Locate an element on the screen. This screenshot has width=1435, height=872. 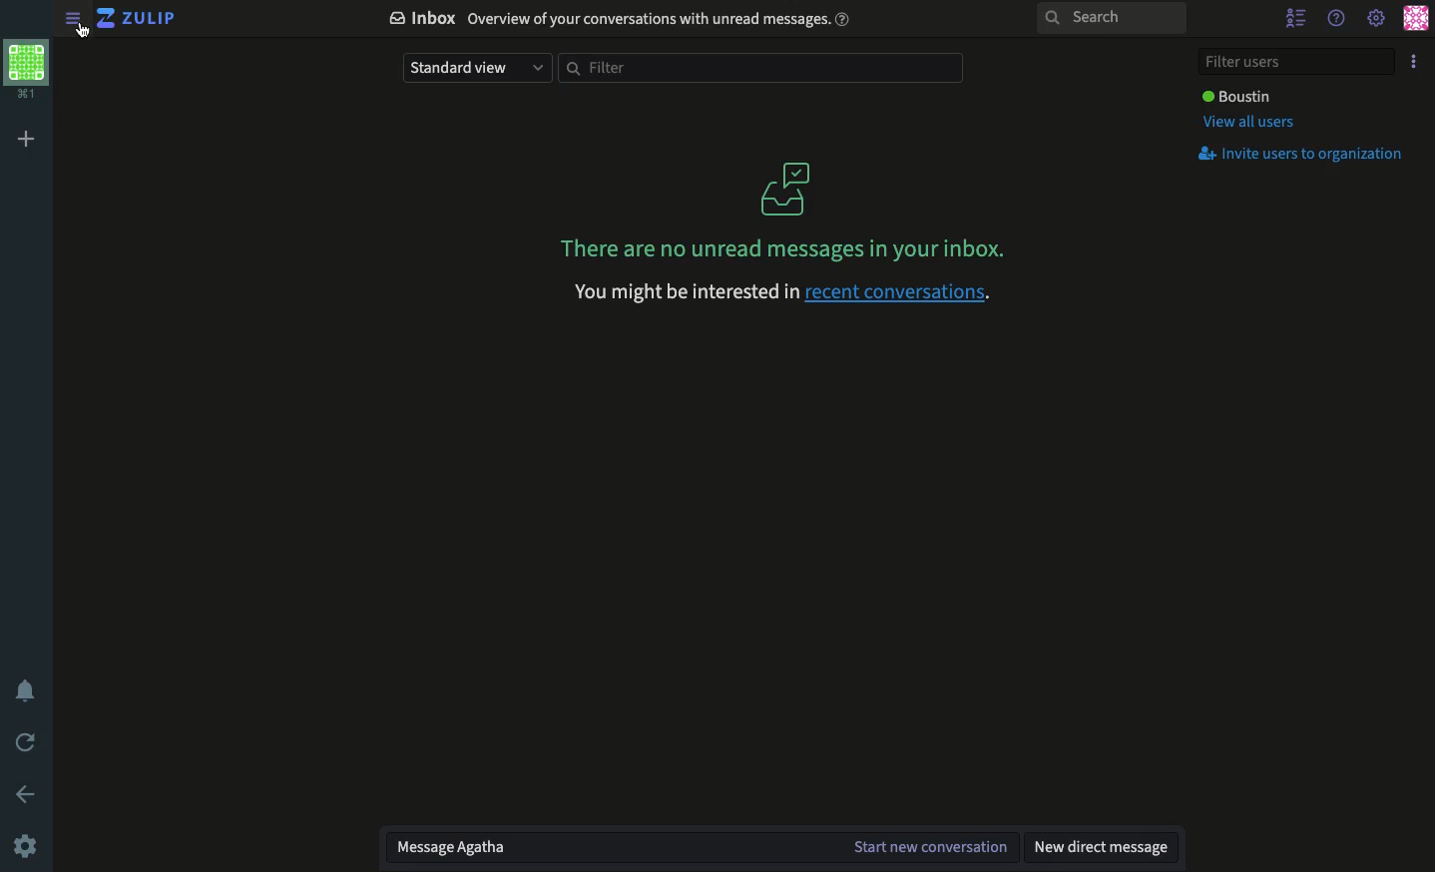
Hide menu is located at coordinates (66, 19).